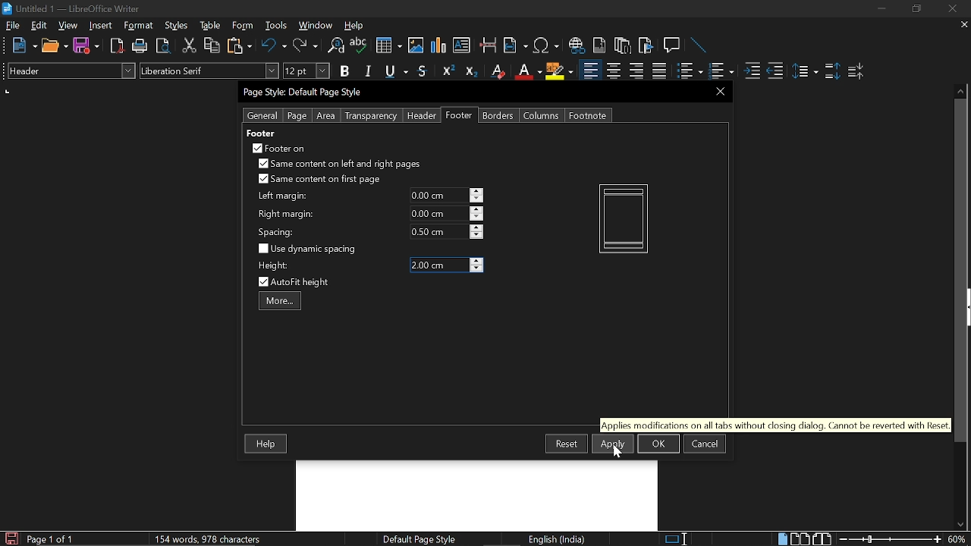  What do you see at coordinates (599, 45) in the screenshot?
I see `Insert endnote` at bounding box center [599, 45].